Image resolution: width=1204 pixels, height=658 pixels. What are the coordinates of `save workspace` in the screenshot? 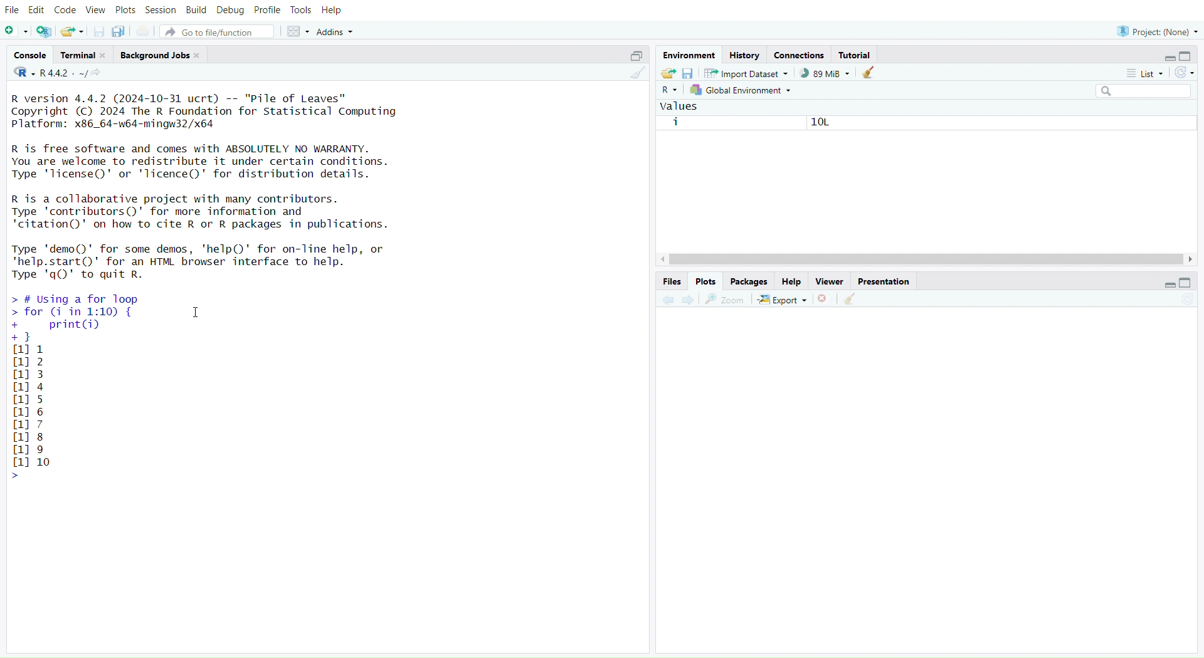 It's located at (690, 74).